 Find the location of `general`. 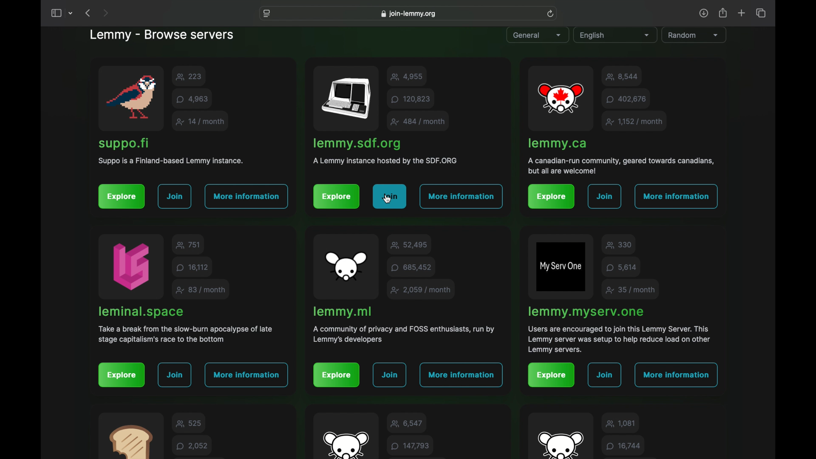

general is located at coordinates (537, 36).